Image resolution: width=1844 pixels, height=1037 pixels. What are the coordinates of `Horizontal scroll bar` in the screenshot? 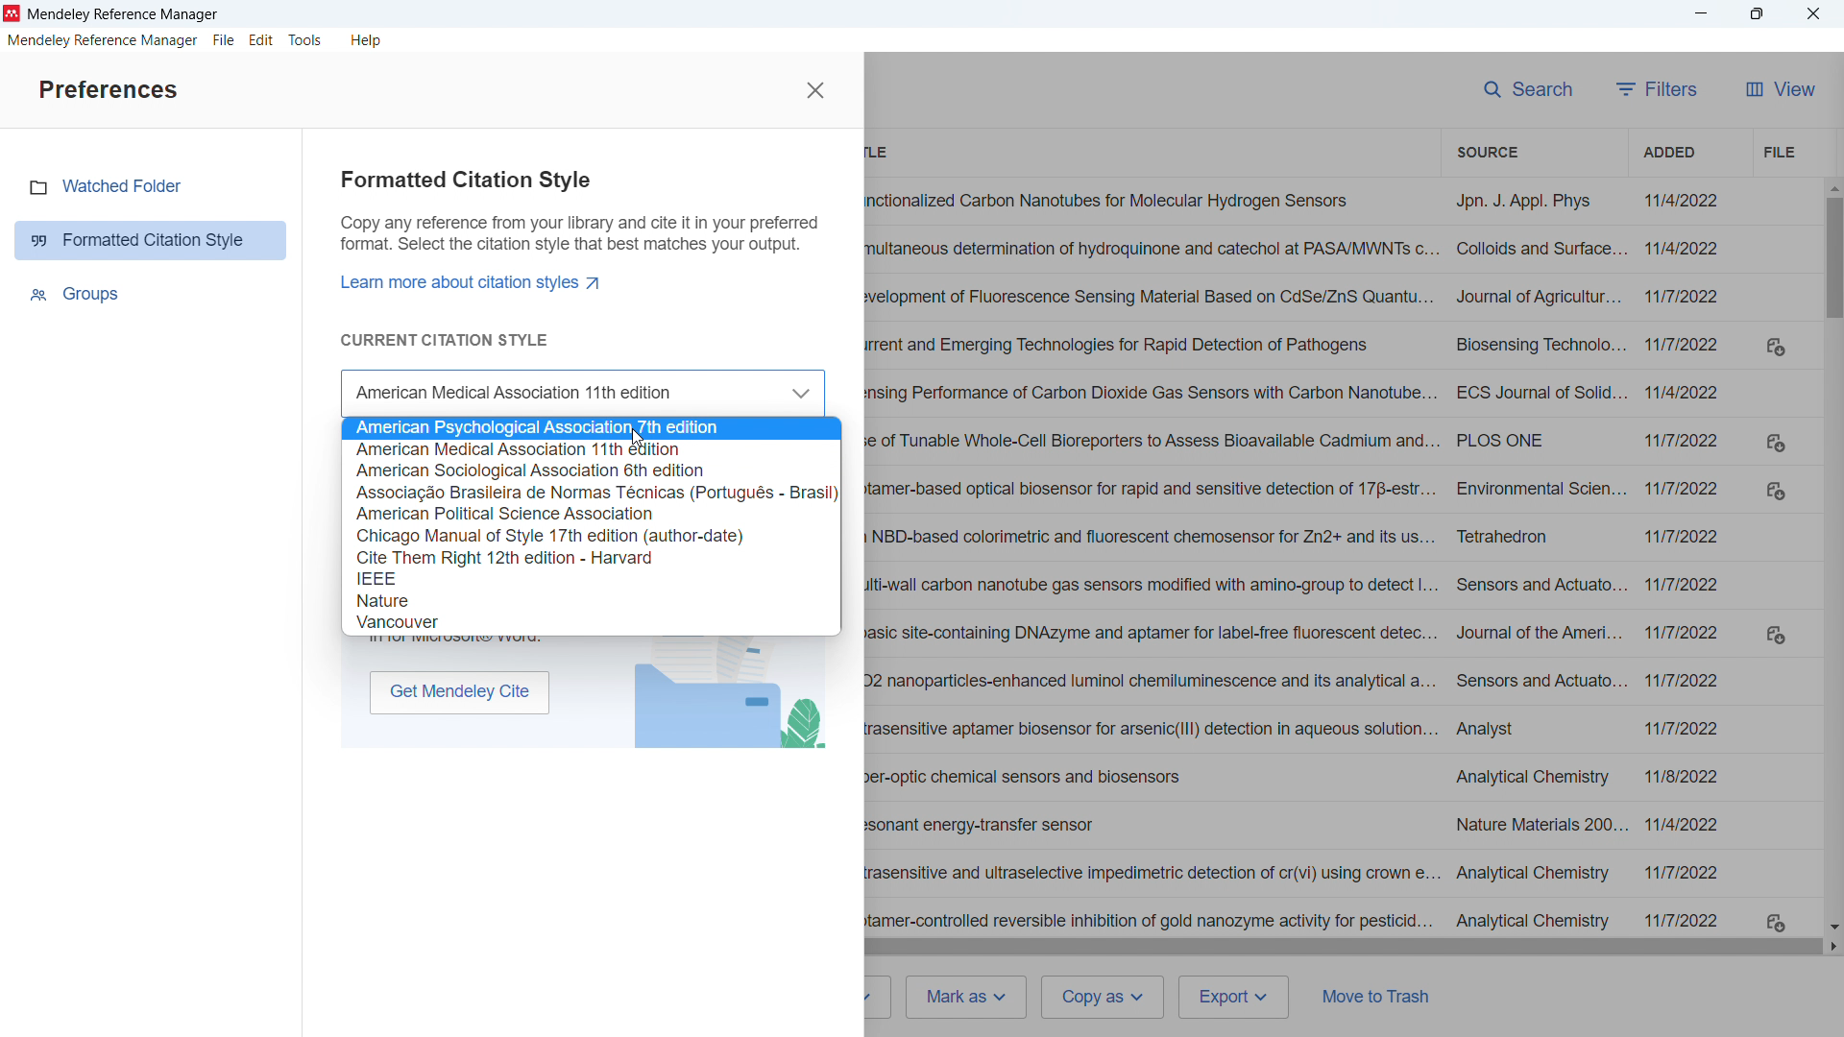 It's located at (1342, 948).